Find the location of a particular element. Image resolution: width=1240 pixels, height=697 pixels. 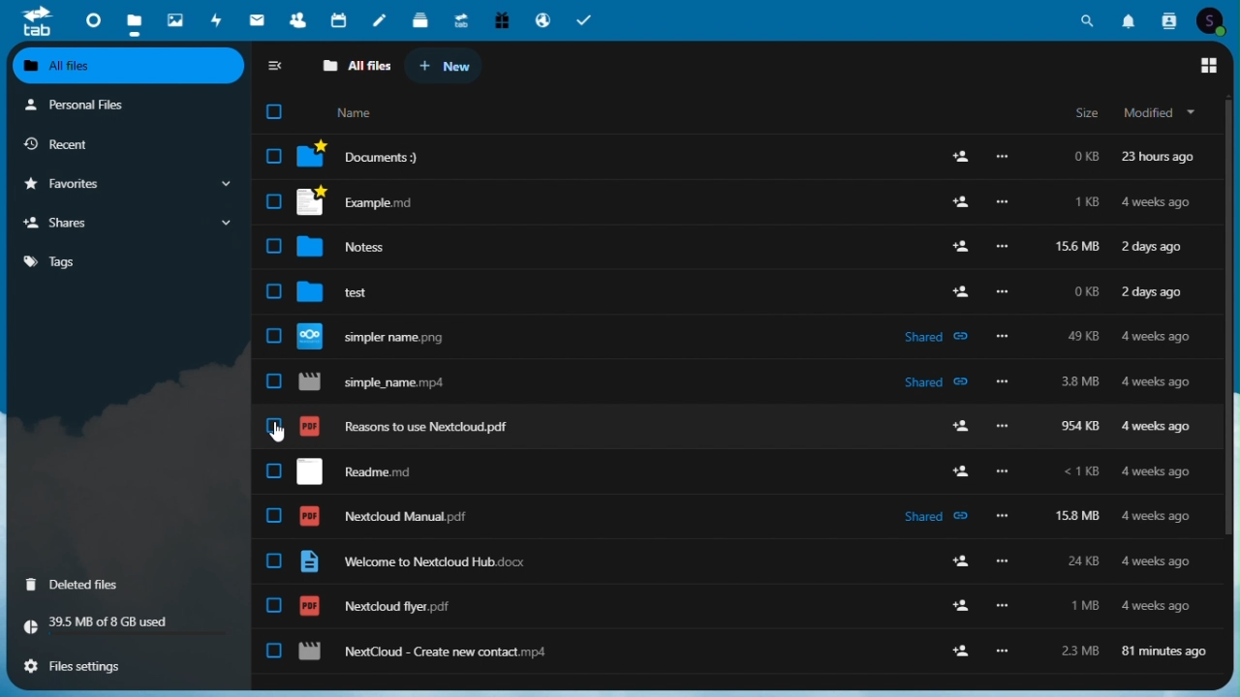

welcome to nextcloud hub.docx is located at coordinates (413, 562).